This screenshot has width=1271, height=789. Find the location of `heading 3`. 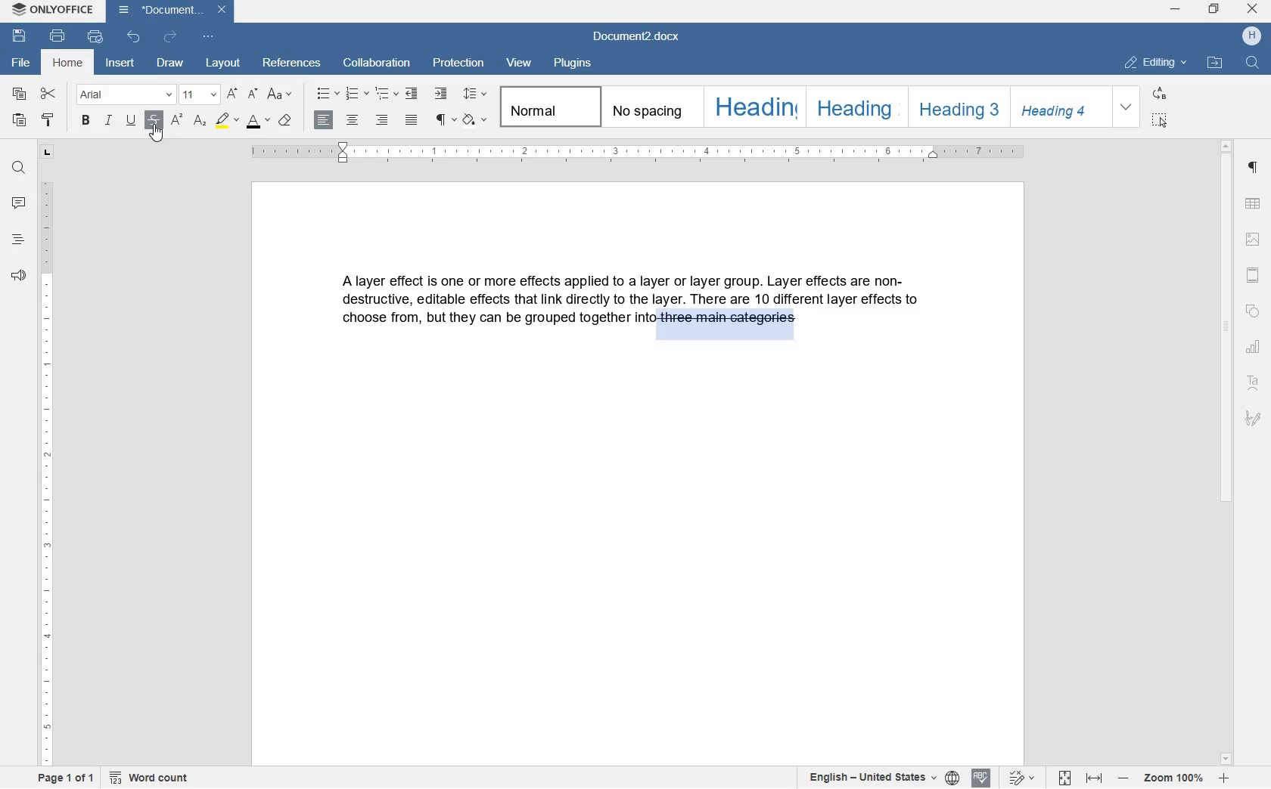

heading 3 is located at coordinates (954, 105).